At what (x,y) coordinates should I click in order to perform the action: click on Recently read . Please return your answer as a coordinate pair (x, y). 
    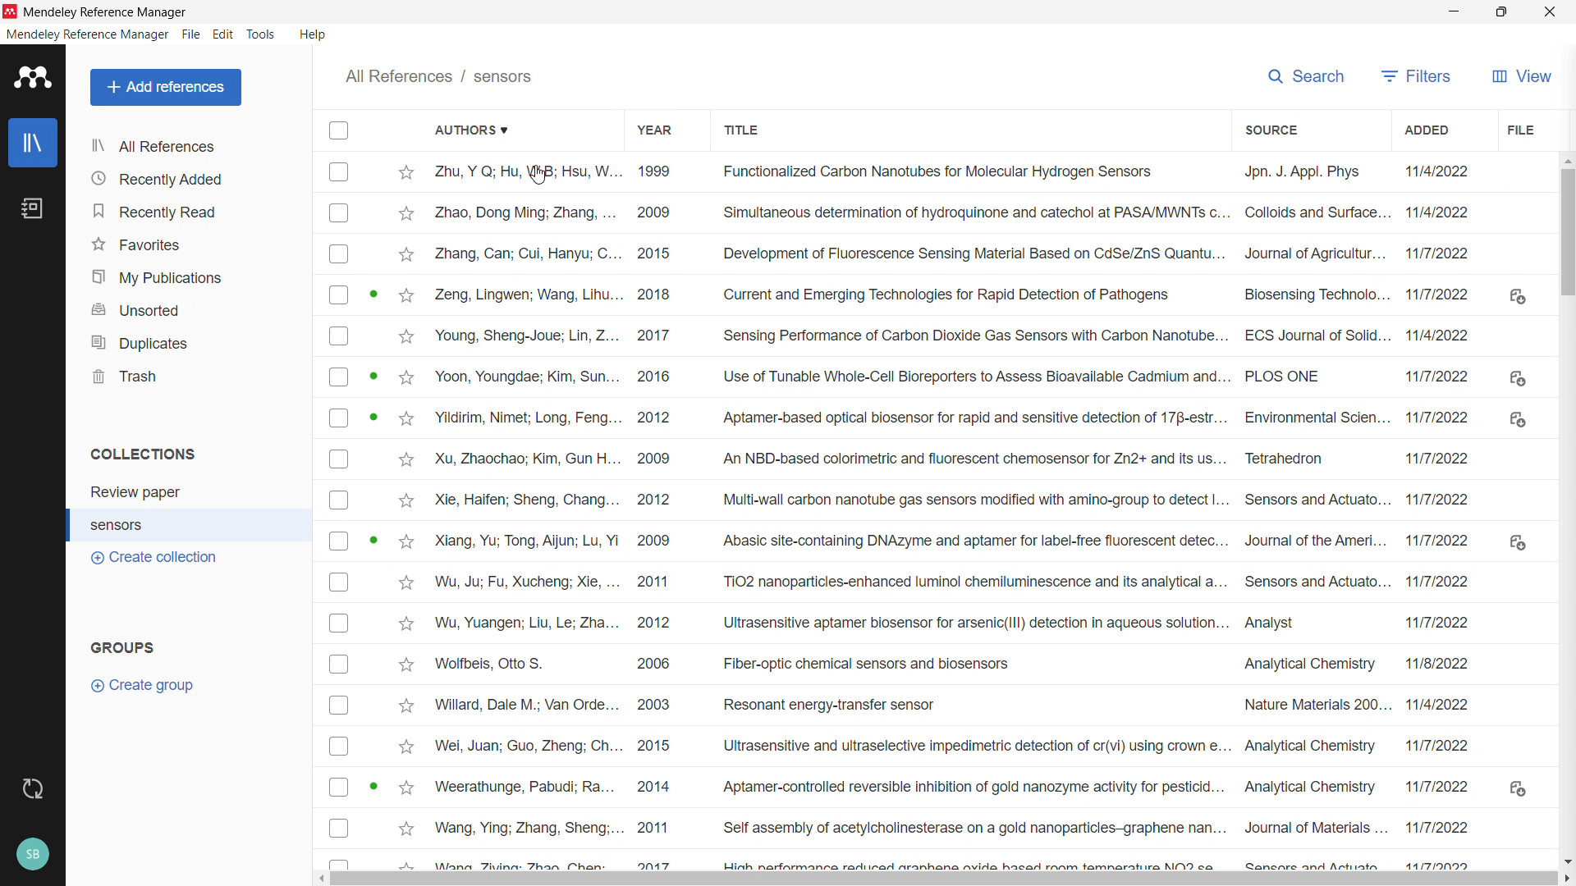
    Looking at the image, I should click on (191, 212).